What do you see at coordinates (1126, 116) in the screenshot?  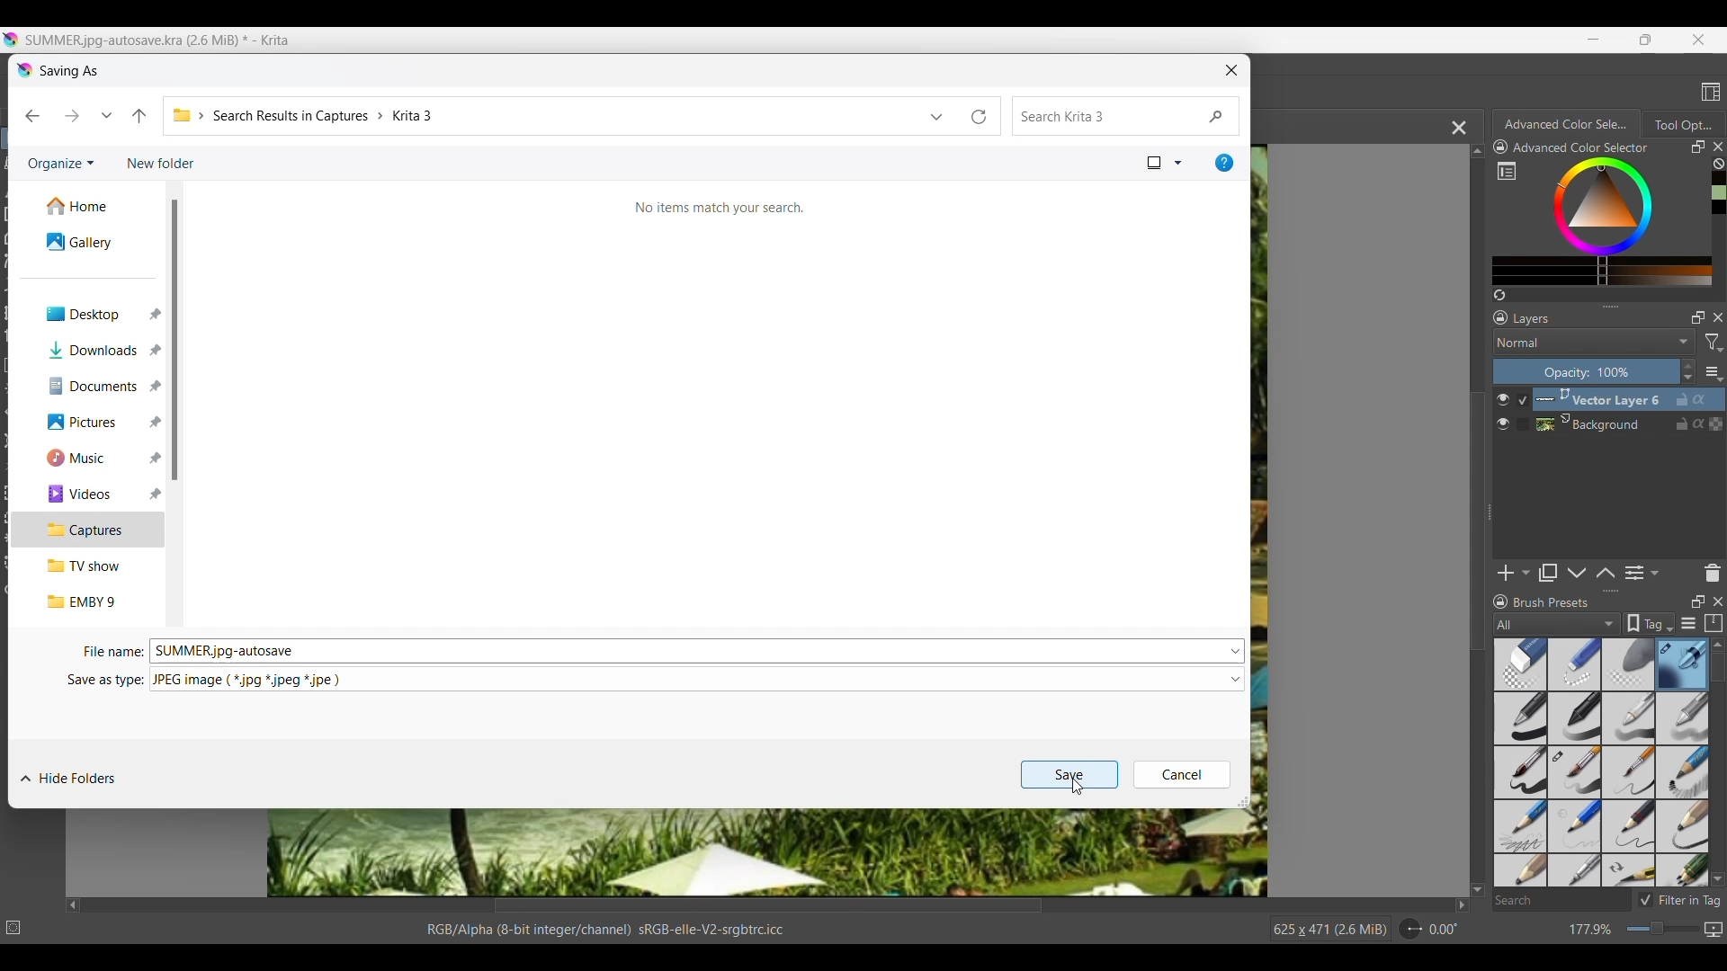 I see `Quick search` at bounding box center [1126, 116].